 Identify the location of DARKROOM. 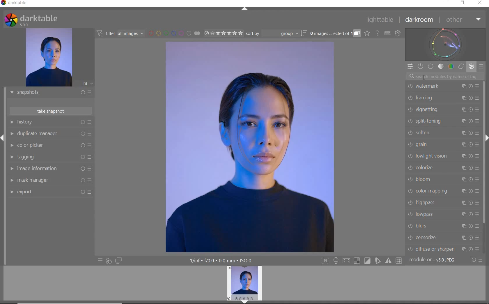
(419, 20).